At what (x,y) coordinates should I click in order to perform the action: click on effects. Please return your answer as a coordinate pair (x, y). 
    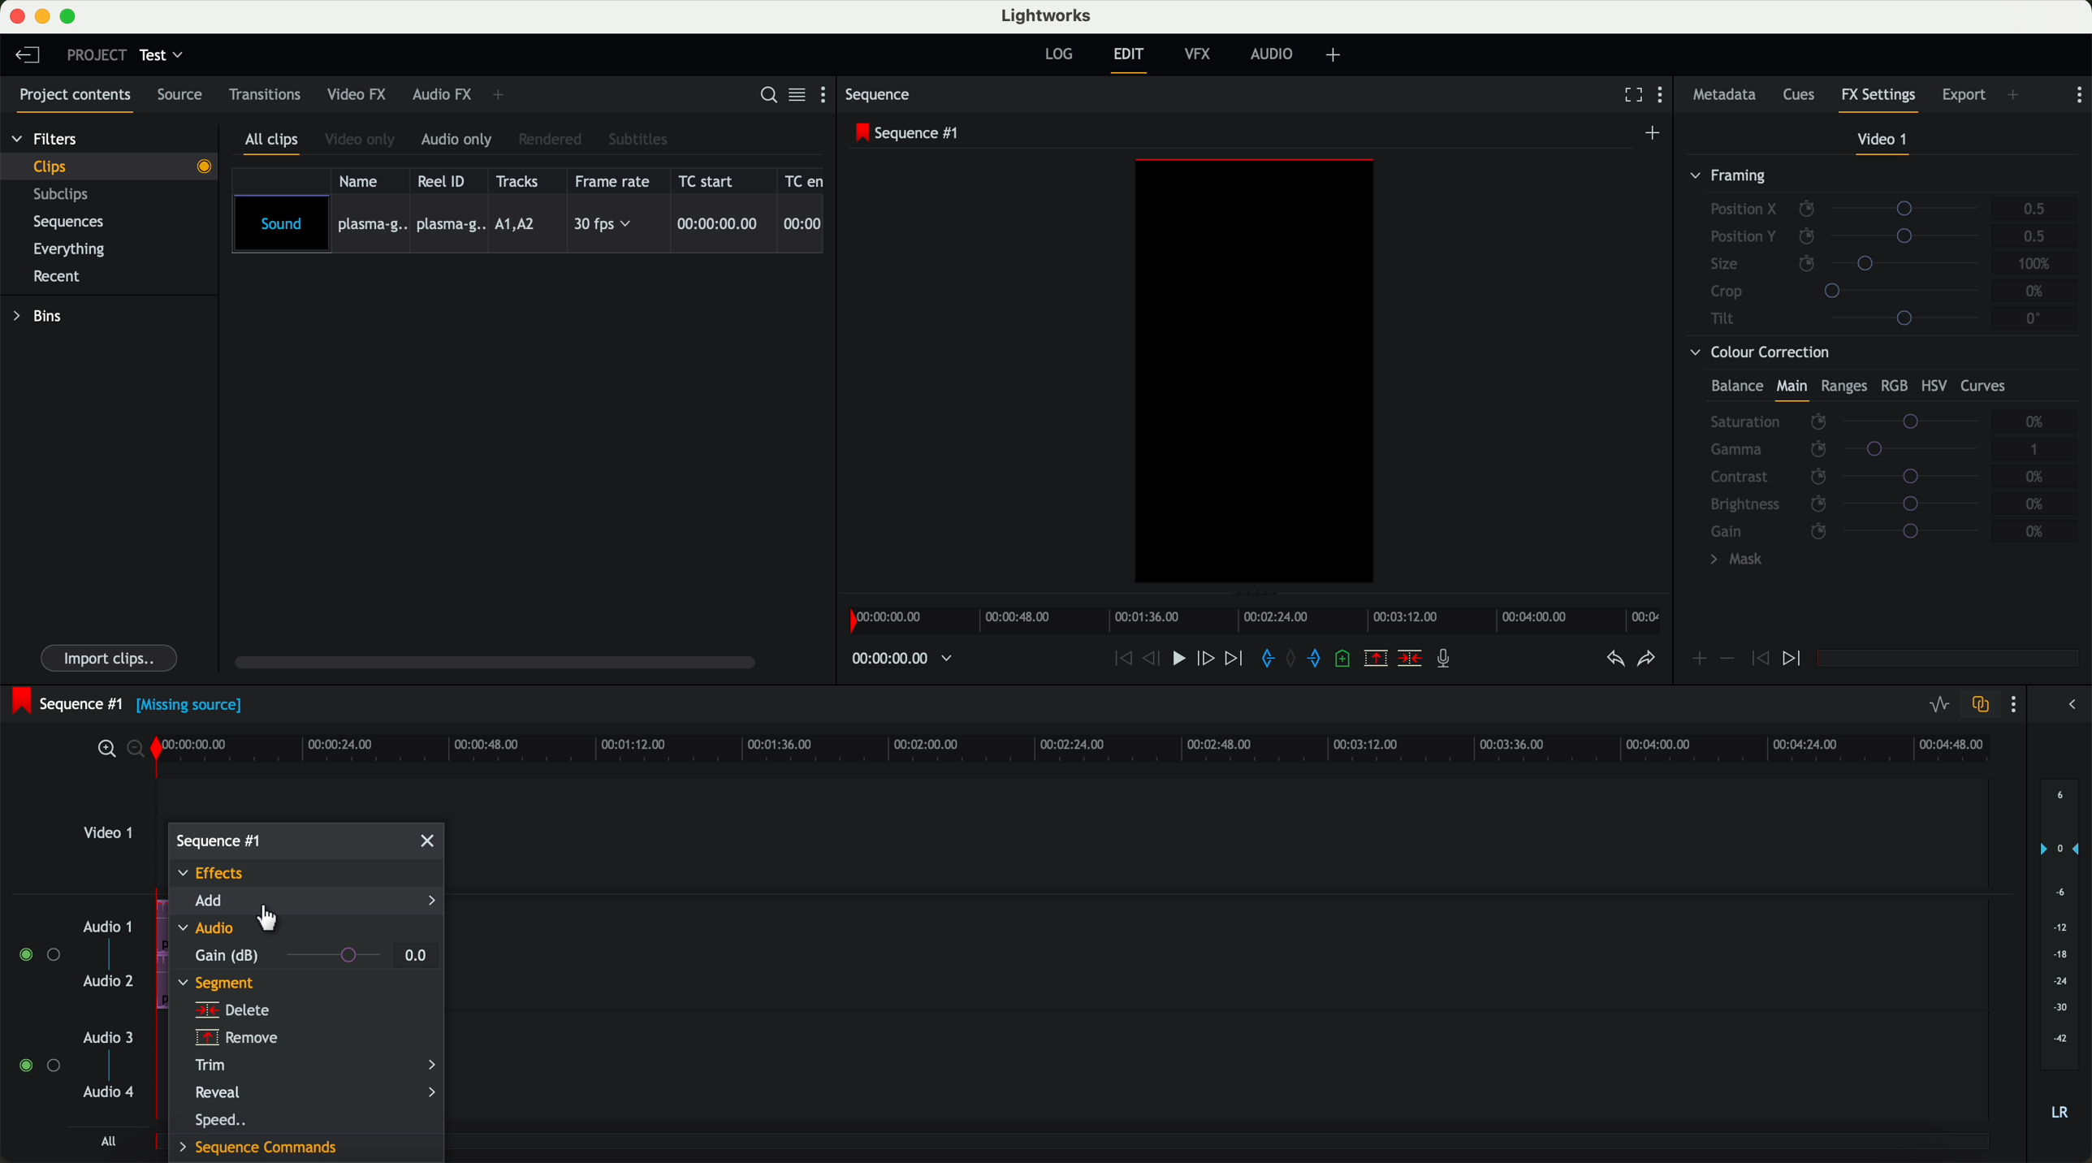
    Looking at the image, I should click on (216, 875).